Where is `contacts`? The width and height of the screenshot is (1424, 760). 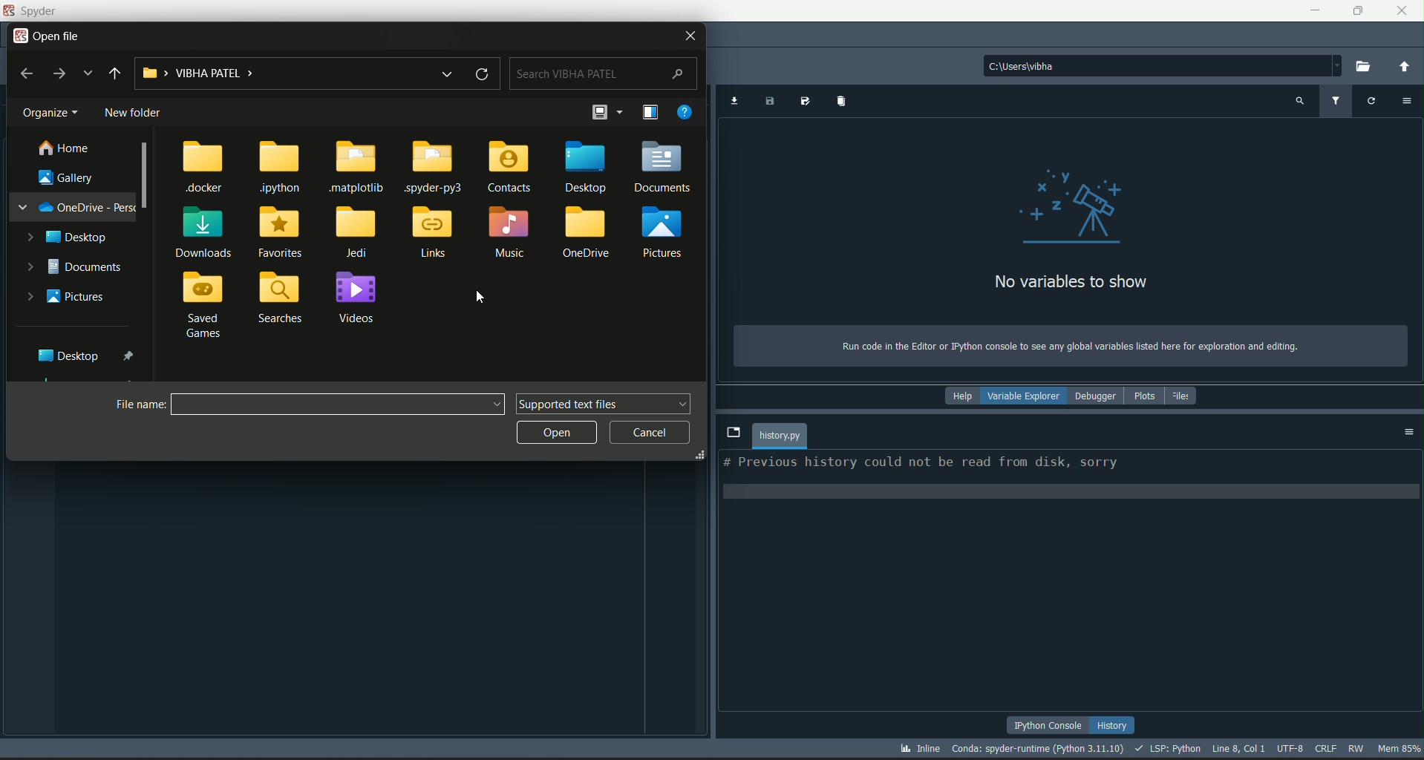 contacts is located at coordinates (509, 166).